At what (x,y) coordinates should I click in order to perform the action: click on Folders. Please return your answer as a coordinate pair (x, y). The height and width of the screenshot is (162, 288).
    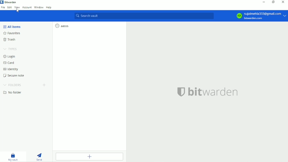
    Looking at the image, I should click on (12, 84).